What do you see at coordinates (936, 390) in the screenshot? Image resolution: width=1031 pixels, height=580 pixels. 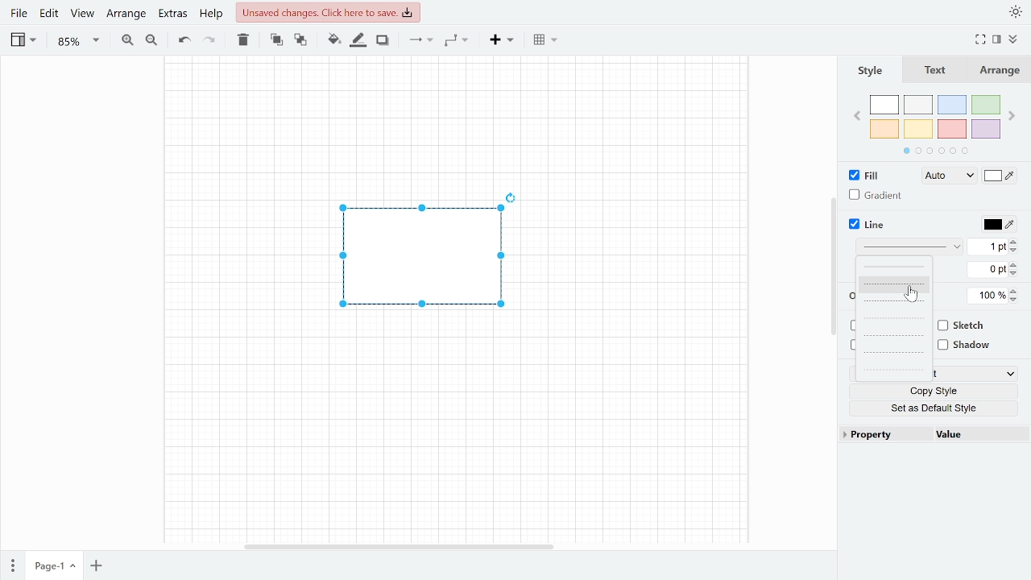 I see `Copy style` at bounding box center [936, 390].